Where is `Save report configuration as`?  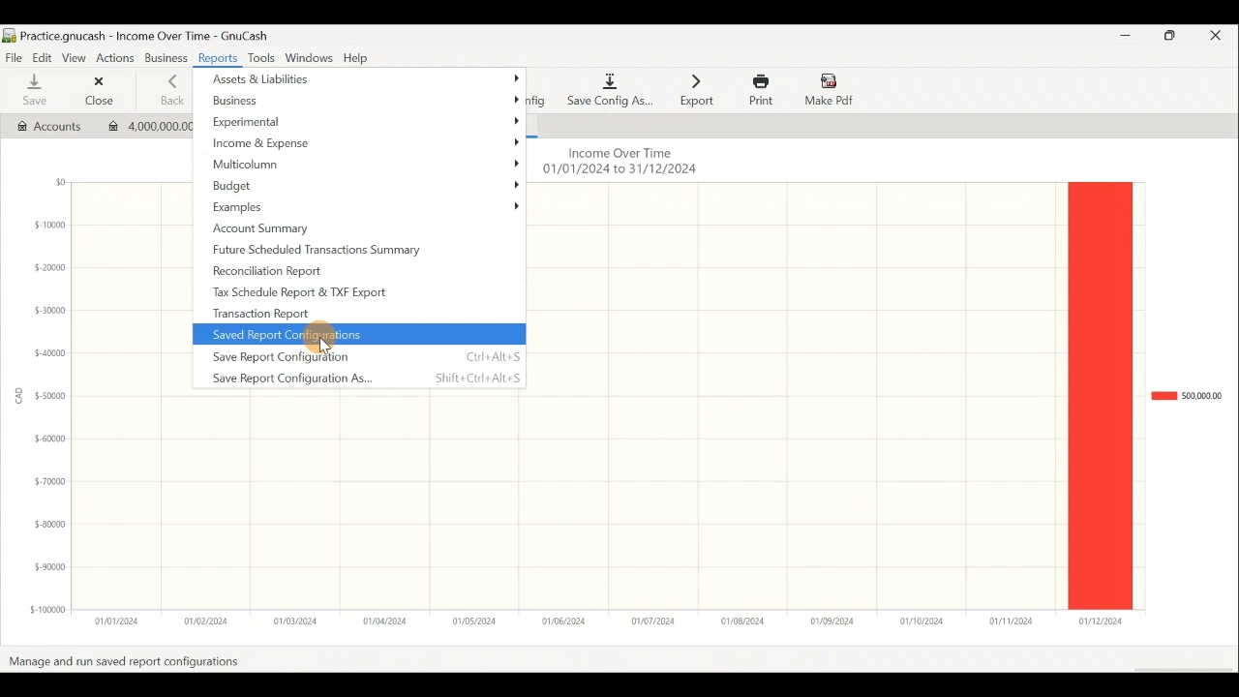
Save report configuration as is located at coordinates (356, 379).